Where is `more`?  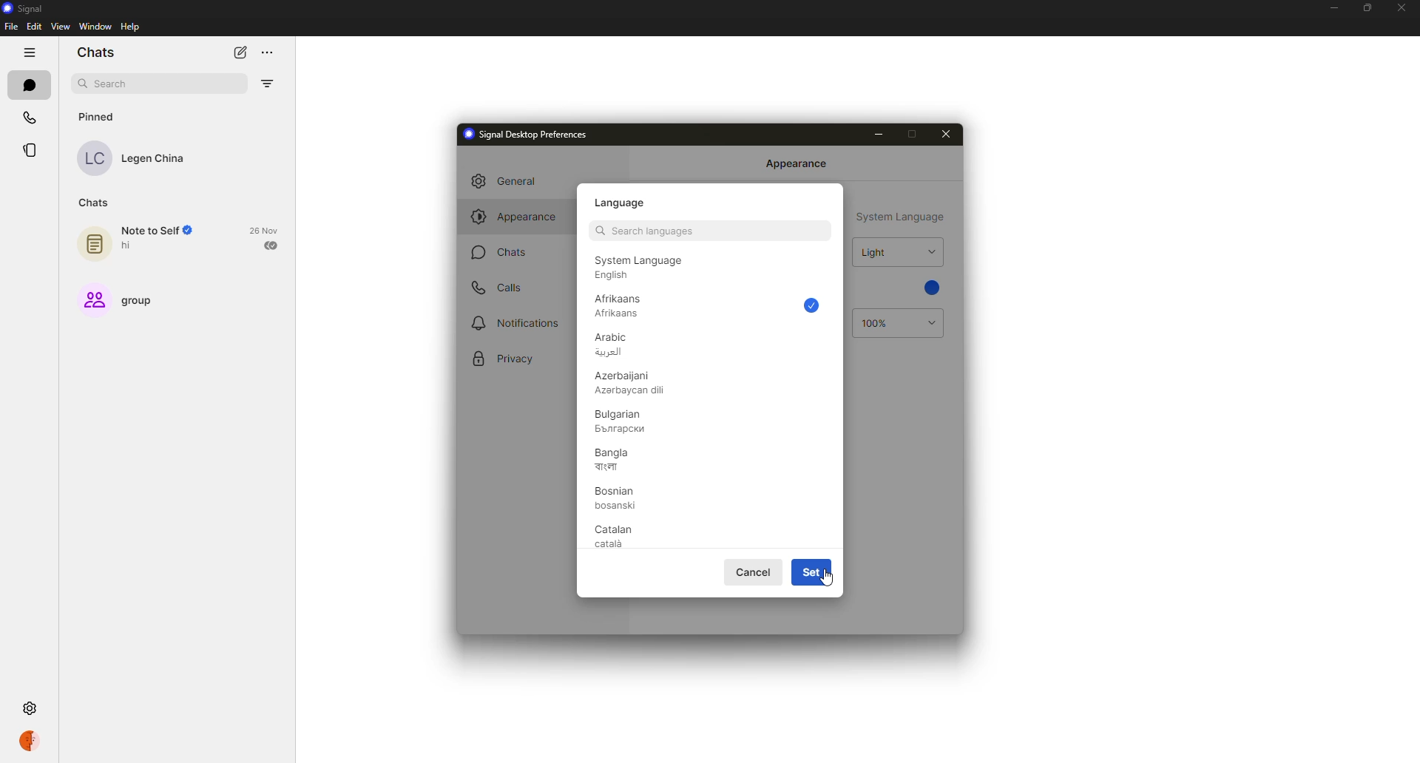
more is located at coordinates (268, 53).